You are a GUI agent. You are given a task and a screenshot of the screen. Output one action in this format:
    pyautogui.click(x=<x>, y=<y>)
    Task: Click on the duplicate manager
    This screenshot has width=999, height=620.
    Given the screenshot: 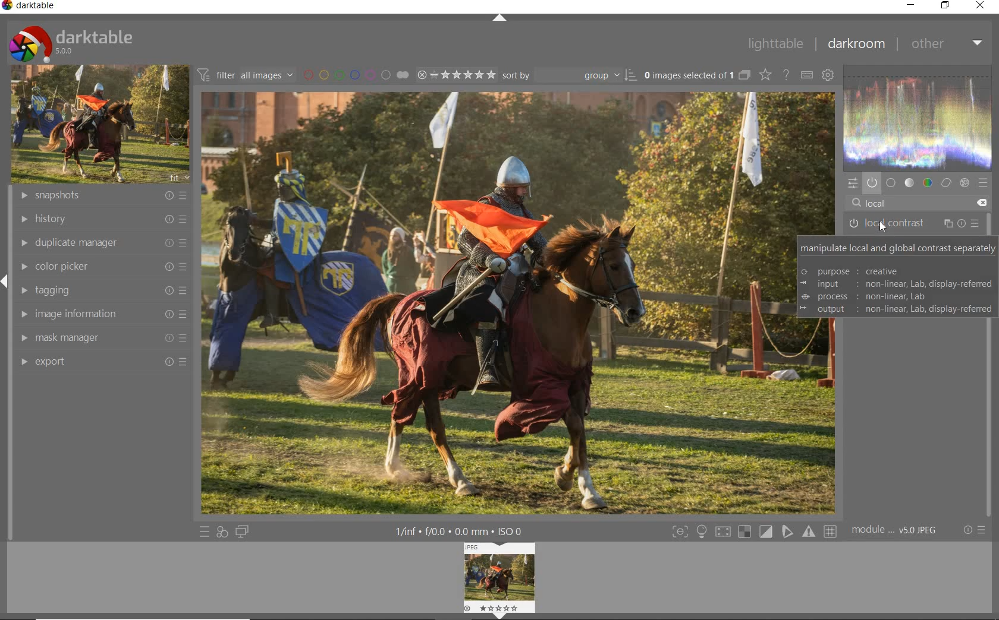 What is the action you would take?
    pyautogui.click(x=100, y=243)
    